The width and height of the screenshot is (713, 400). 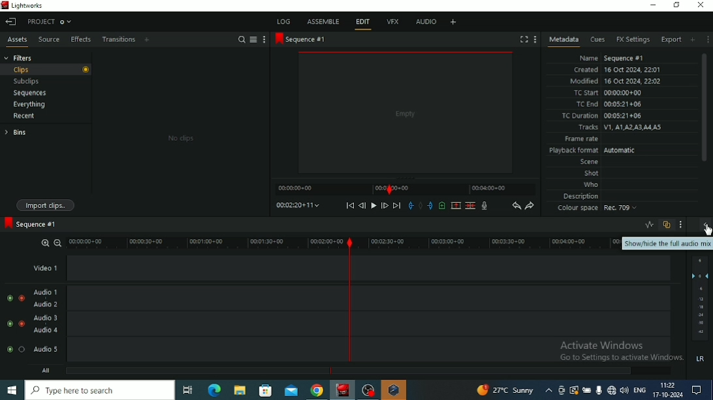 What do you see at coordinates (671, 40) in the screenshot?
I see `Export` at bounding box center [671, 40].